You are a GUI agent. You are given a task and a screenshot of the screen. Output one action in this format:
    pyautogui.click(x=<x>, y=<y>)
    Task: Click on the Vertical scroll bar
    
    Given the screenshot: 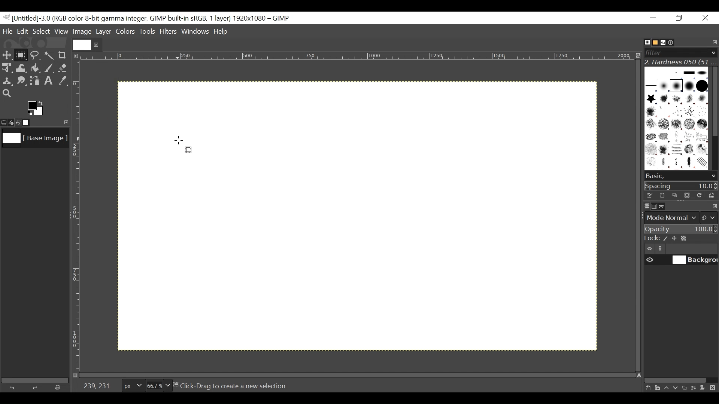 What is the action you would take?
    pyautogui.click(x=714, y=101)
    